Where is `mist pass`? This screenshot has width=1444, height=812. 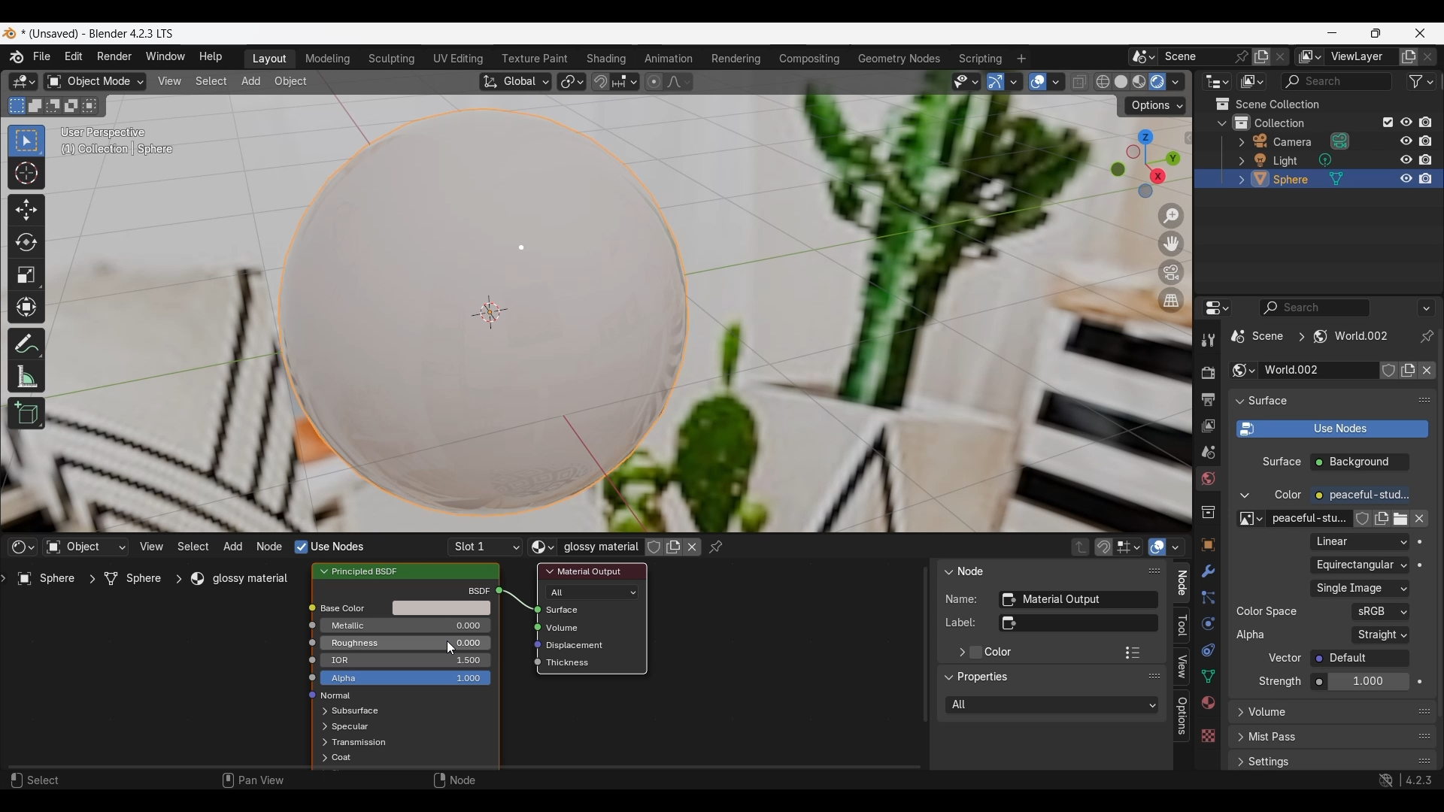
mist pass is located at coordinates (1274, 738).